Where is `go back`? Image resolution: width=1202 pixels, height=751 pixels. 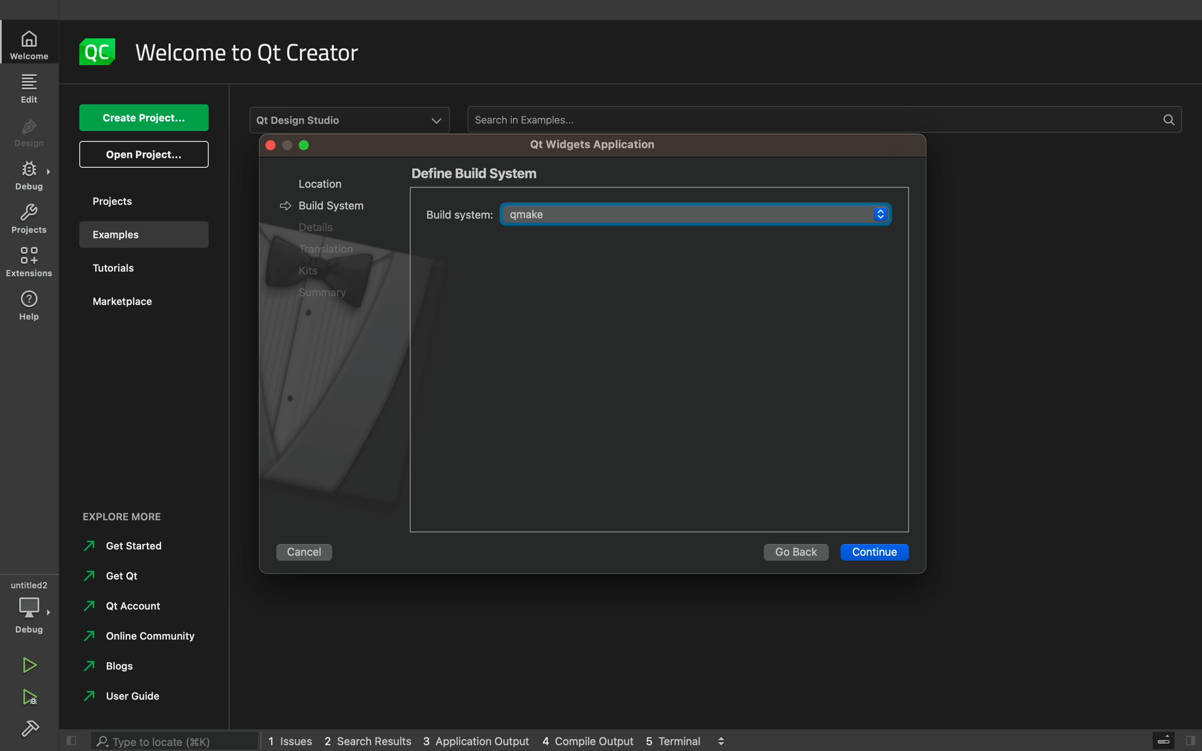 go back is located at coordinates (796, 552).